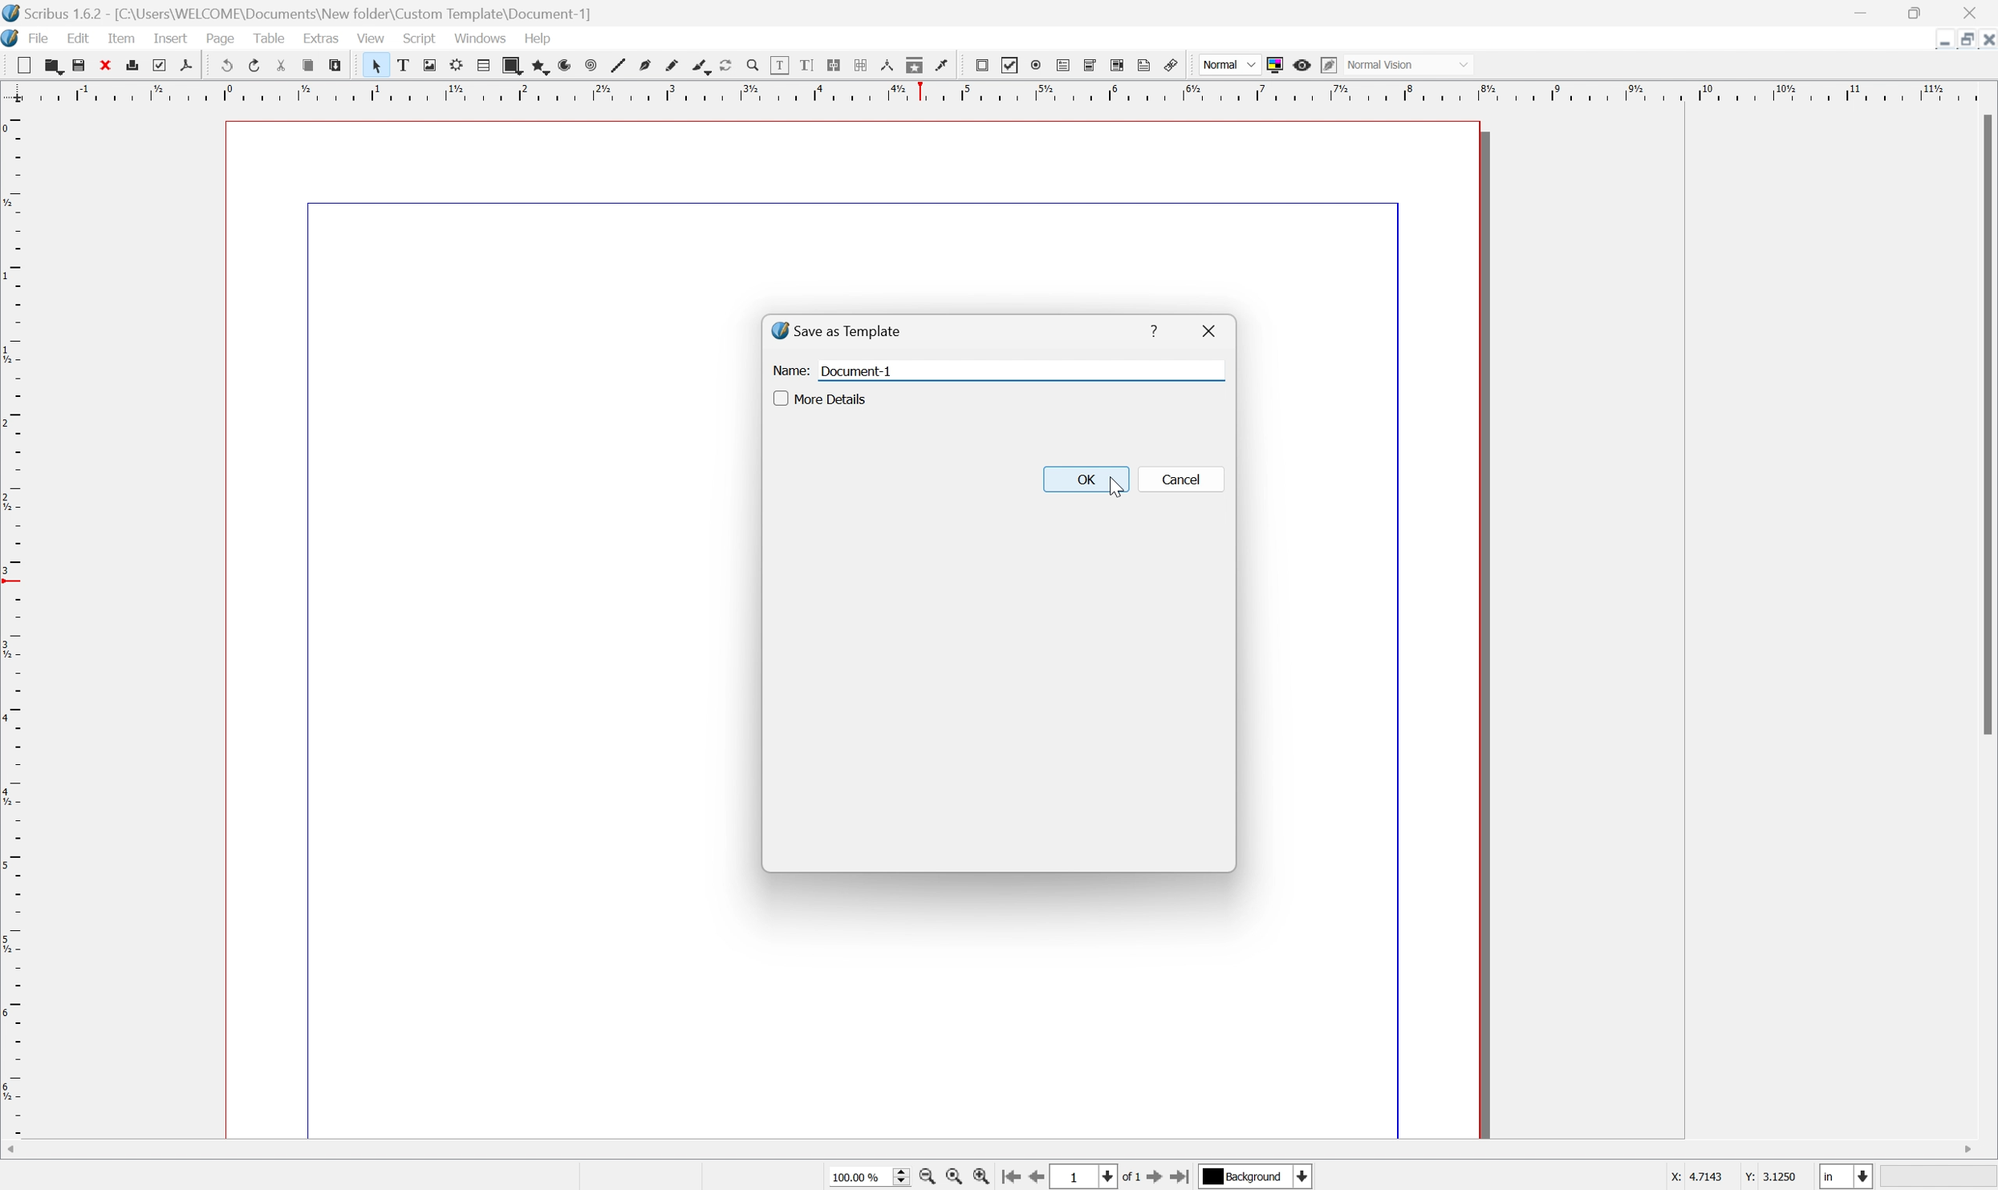 This screenshot has height=1190, width=1998. I want to click on table, so click(483, 63).